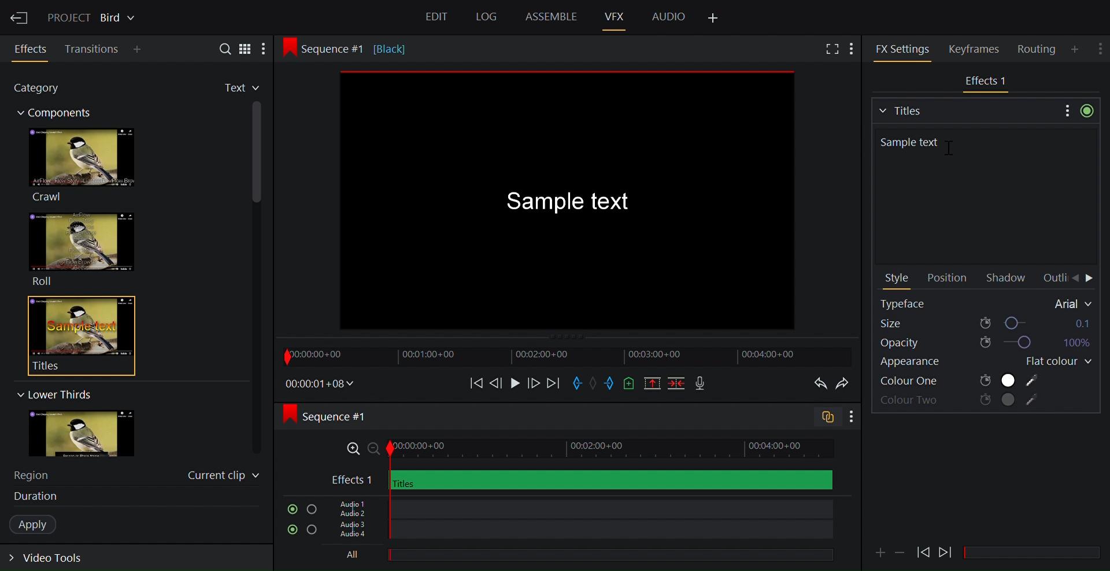 The image size is (1110, 571). Describe the element at coordinates (850, 417) in the screenshot. I see `Show settings menu` at that location.